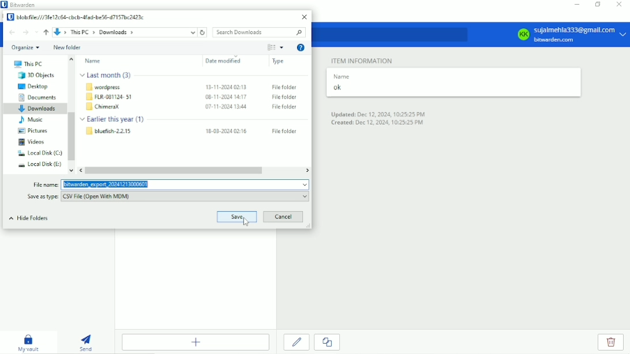  What do you see at coordinates (271, 47) in the screenshot?
I see `Change your view` at bounding box center [271, 47].